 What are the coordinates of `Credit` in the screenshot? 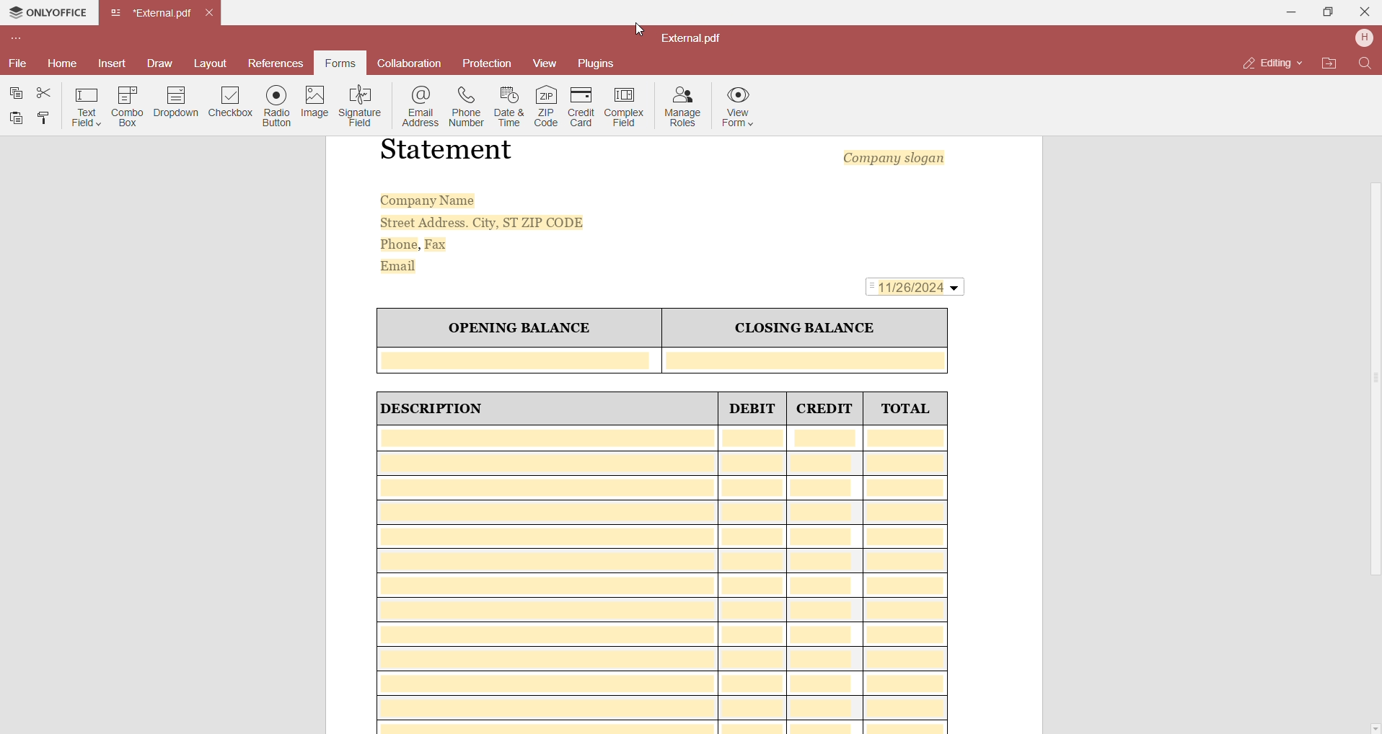 It's located at (584, 105).